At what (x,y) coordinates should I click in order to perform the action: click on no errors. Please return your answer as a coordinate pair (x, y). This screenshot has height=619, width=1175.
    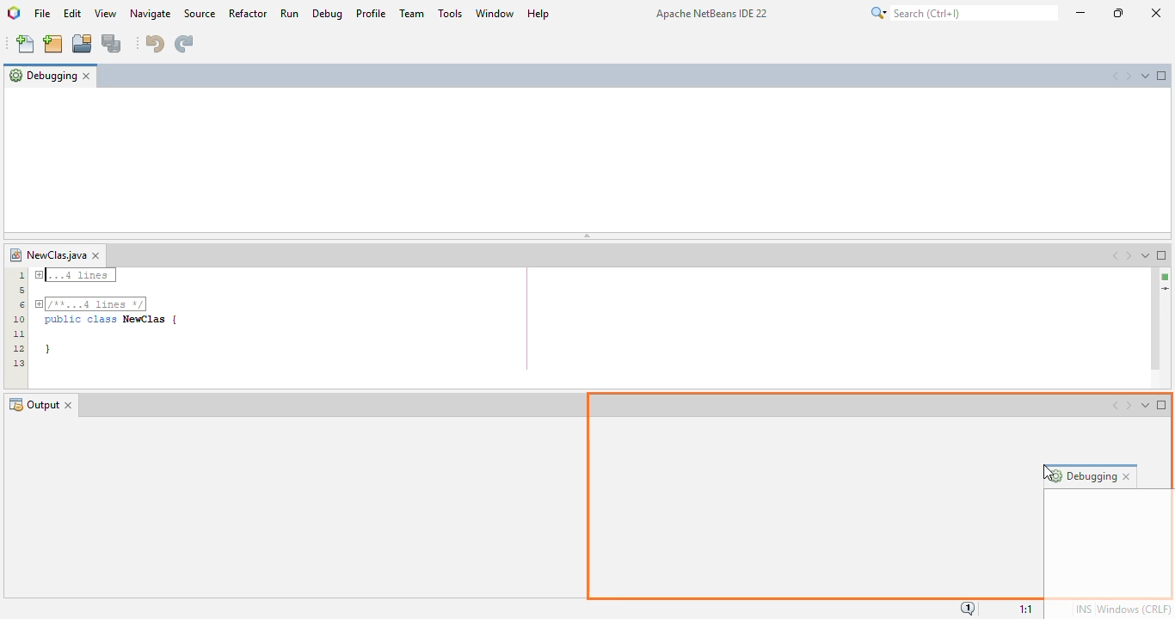
    Looking at the image, I should click on (1166, 277).